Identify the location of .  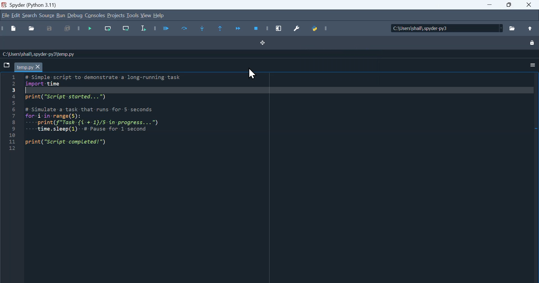
(529, 6).